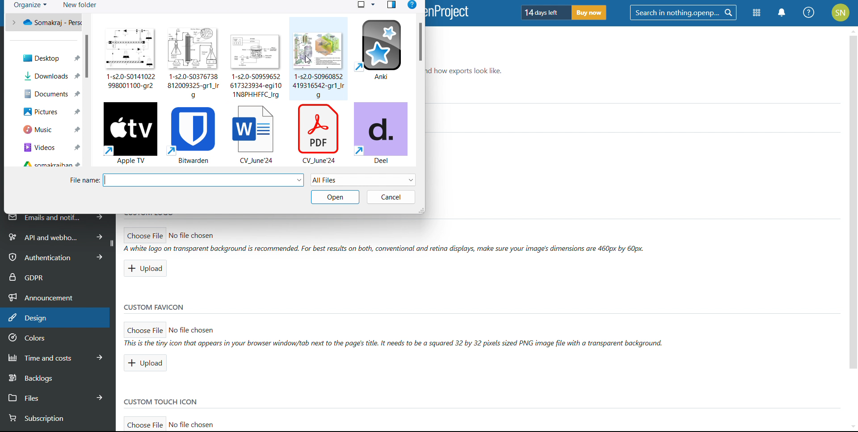 This screenshot has height=432, width=858. What do you see at coordinates (756, 13) in the screenshot?
I see `modules` at bounding box center [756, 13].